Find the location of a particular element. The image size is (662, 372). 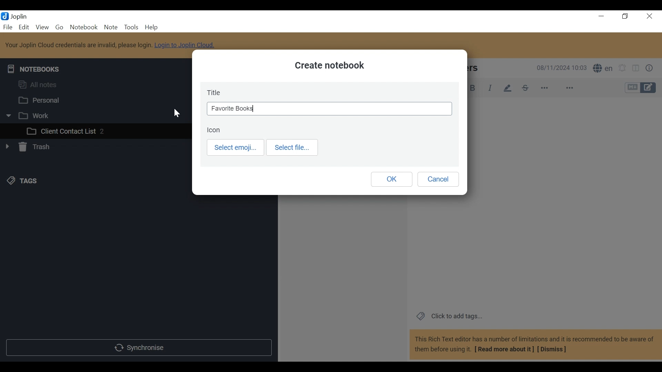

Your Joplin Cloud credentials are invalid, please login. Login to Joplin Cloud. is located at coordinates (112, 45).